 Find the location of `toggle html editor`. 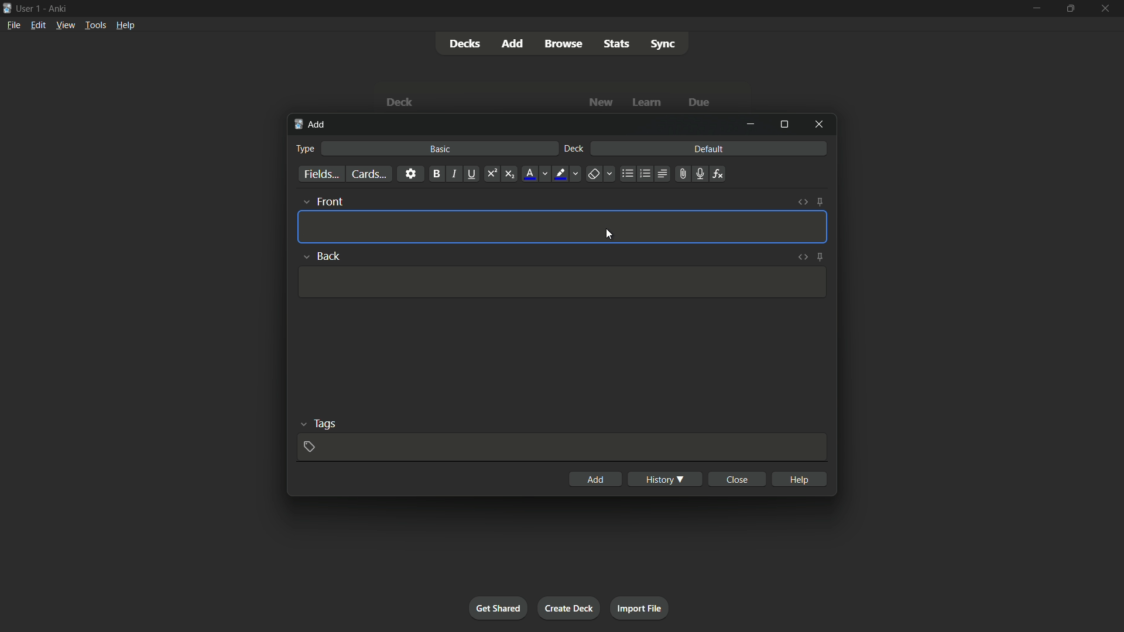

toggle html editor is located at coordinates (803, 256).